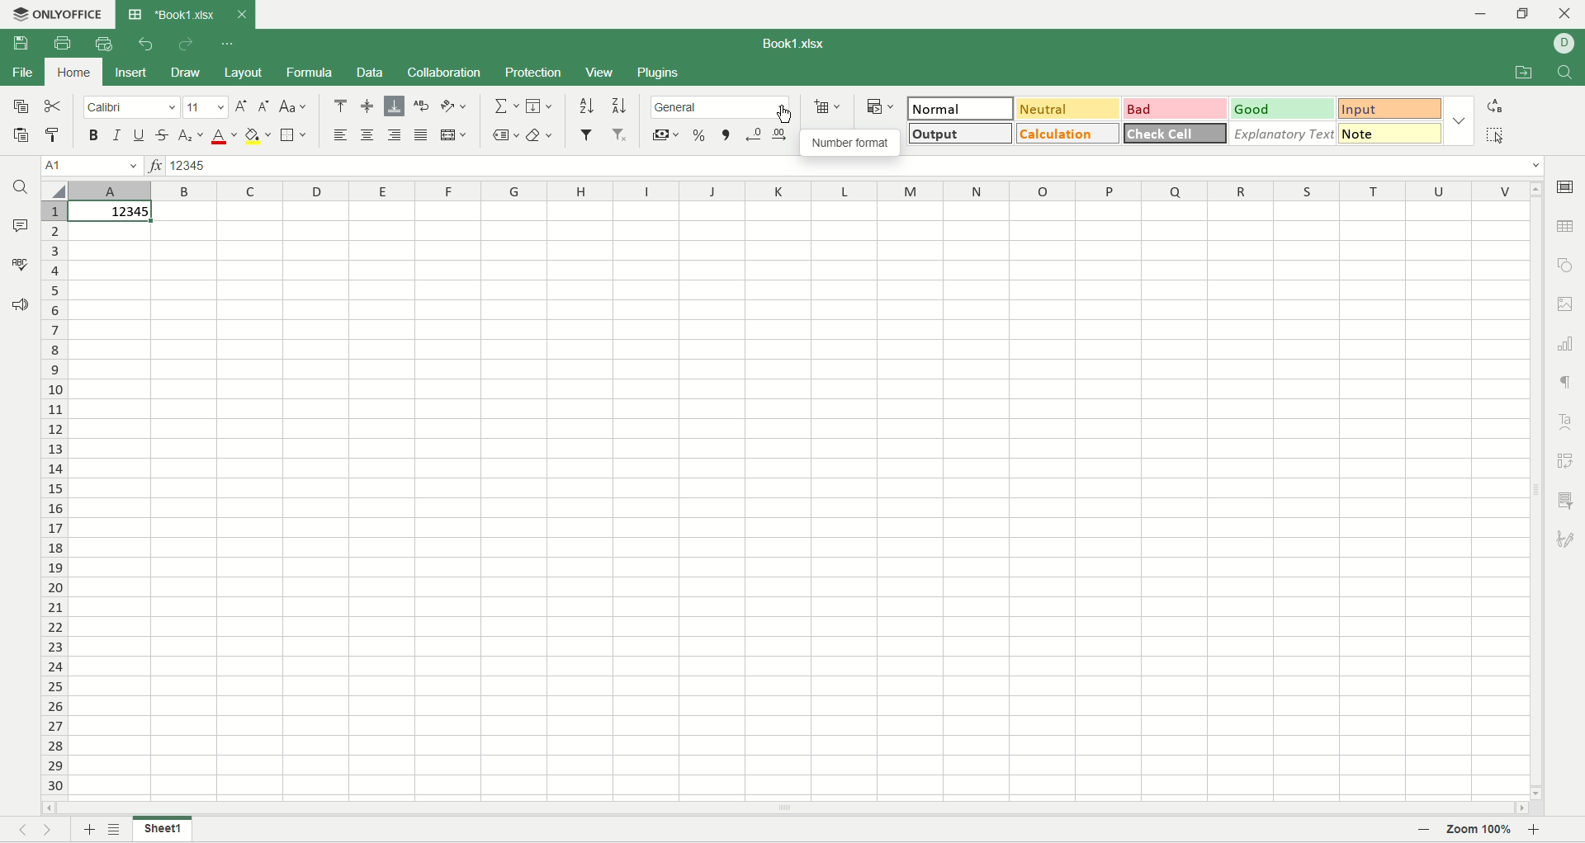 This screenshot has height=843, width=1585. I want to click on document tab, so click(171, 16).